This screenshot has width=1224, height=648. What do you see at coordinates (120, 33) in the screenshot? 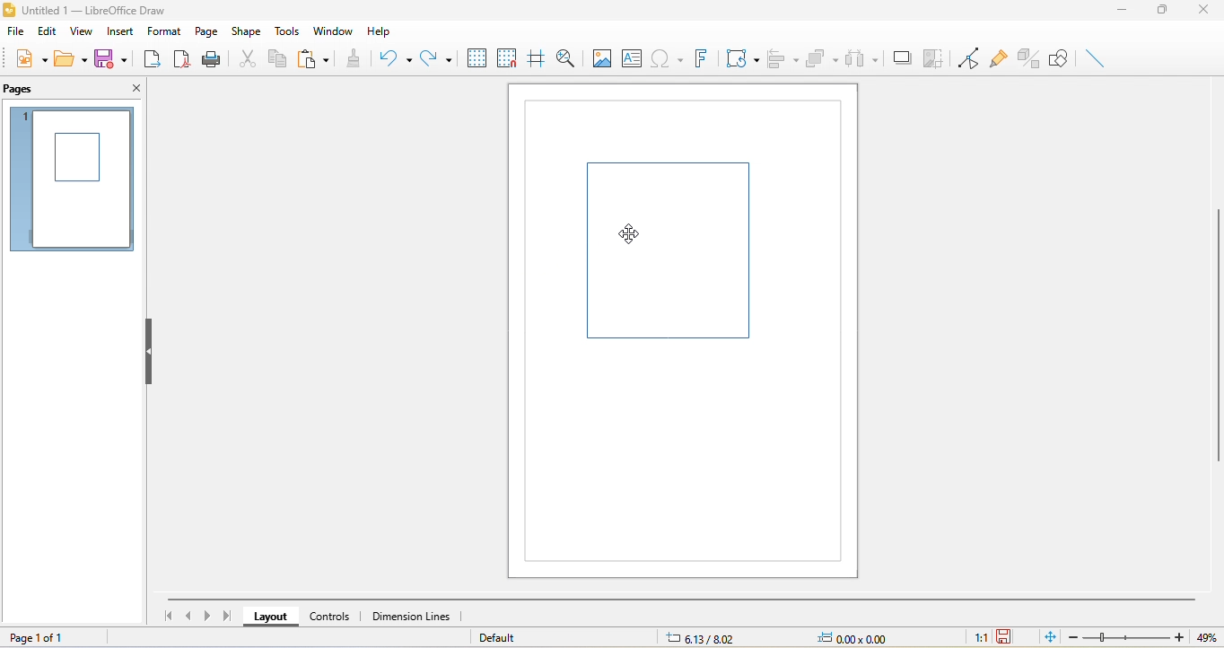
I see `insert` at bounding box center [120, 33].